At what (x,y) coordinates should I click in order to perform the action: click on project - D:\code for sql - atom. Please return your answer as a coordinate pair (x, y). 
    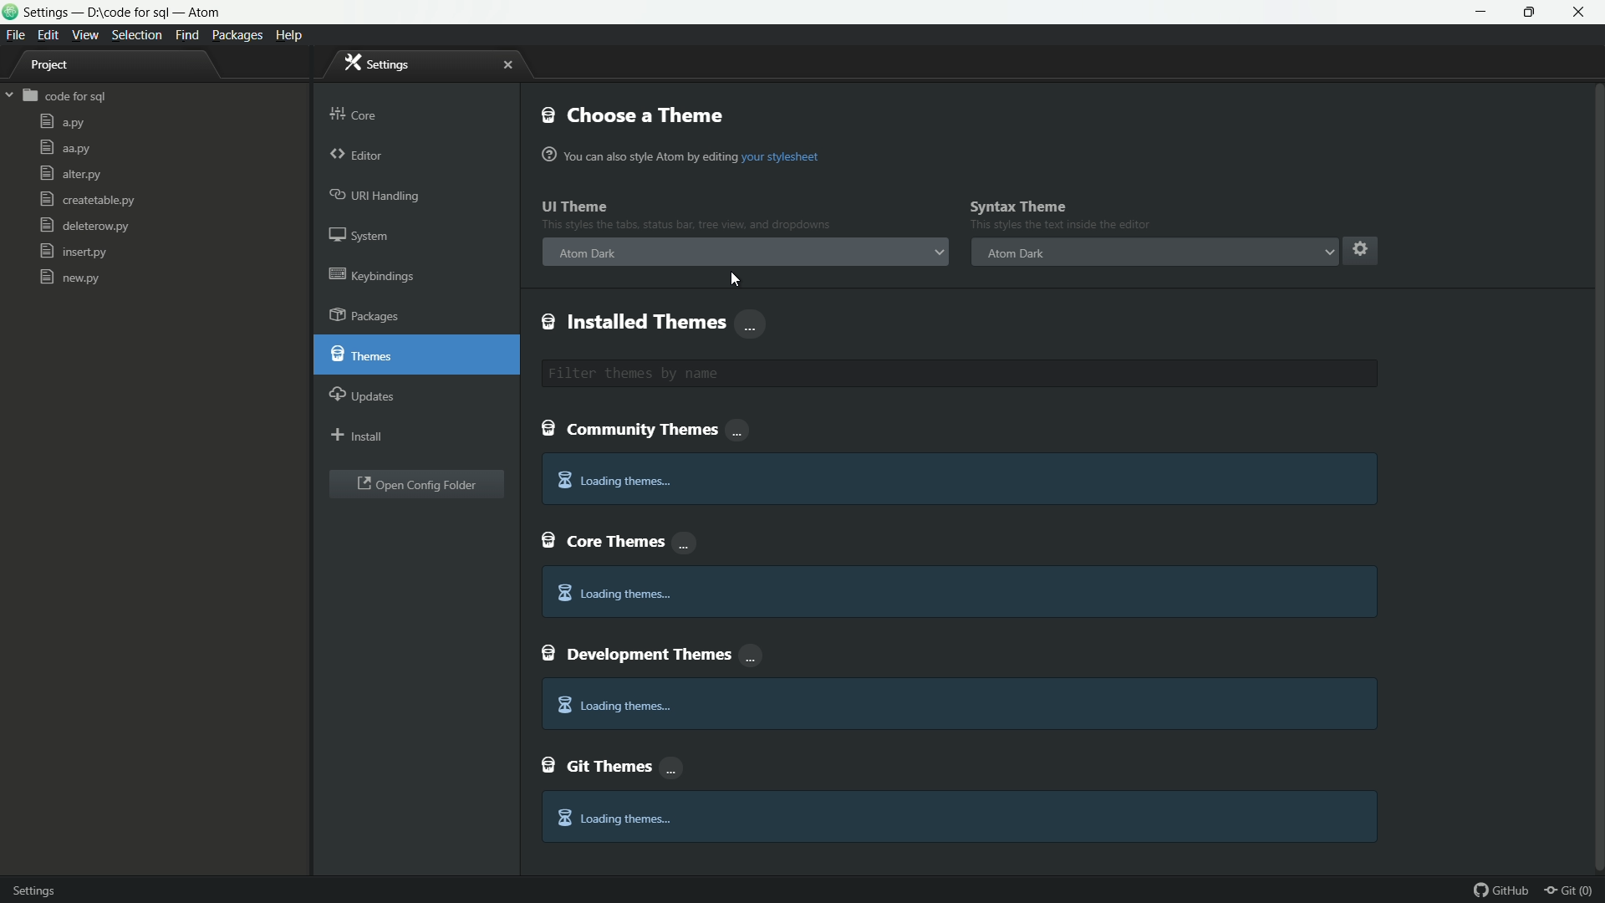
    Looking at the image, I should click on (121, 13).